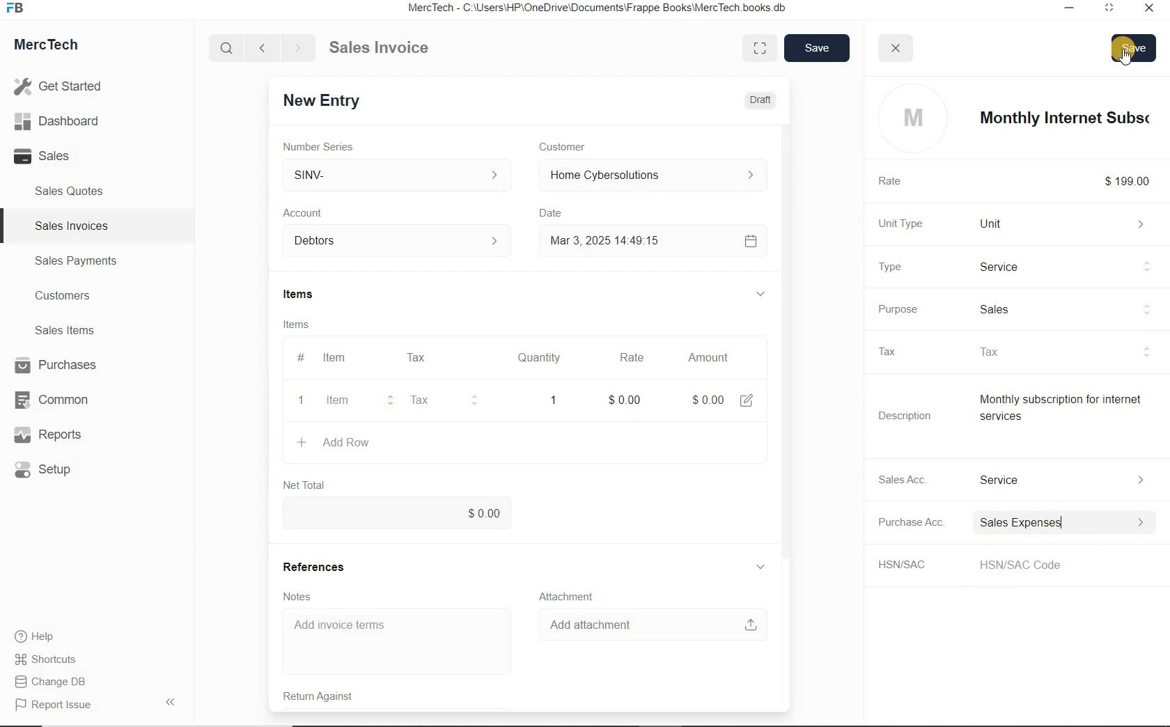  What do you see at coordinates (350, 443) in the screenshot?
I see `+ Add Row` at bounding box center [350, 443].